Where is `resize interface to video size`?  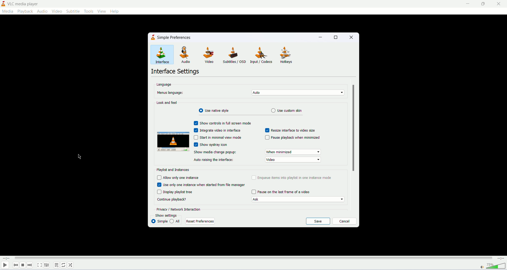 resize interface to video size is located at coordinates (290, 130).